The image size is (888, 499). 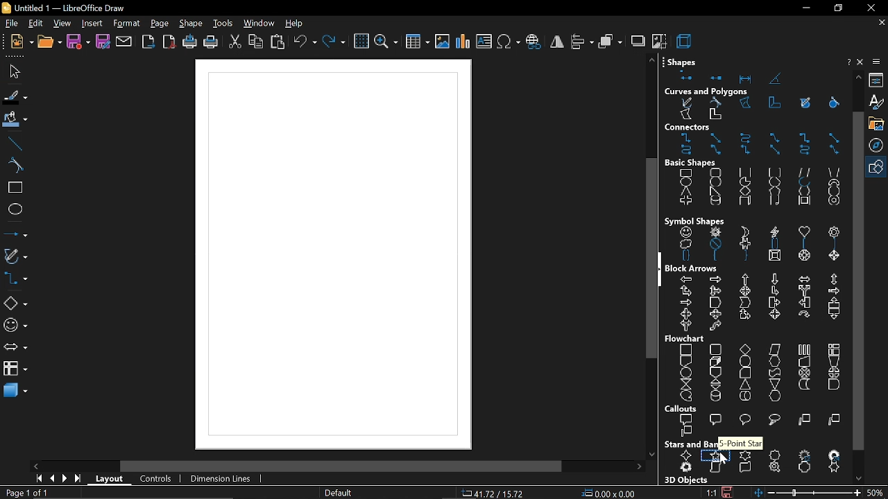 What do you see at coordinates (386, 41) in the screenshot?
I see `zoom` at bounding box center [386, 41].